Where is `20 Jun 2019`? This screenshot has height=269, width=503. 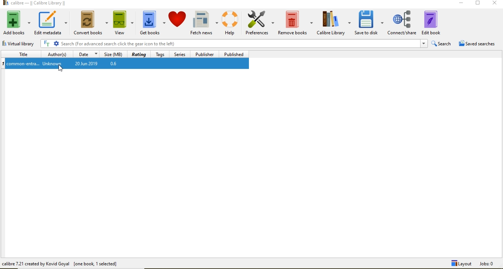
20 Jun 2019 is located at coordinates (86, 64).